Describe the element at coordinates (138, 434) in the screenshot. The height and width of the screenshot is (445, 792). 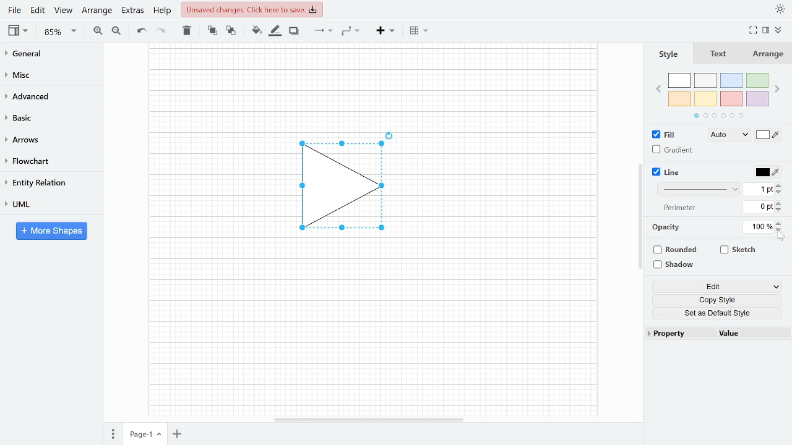
I see `Current page` at that location.